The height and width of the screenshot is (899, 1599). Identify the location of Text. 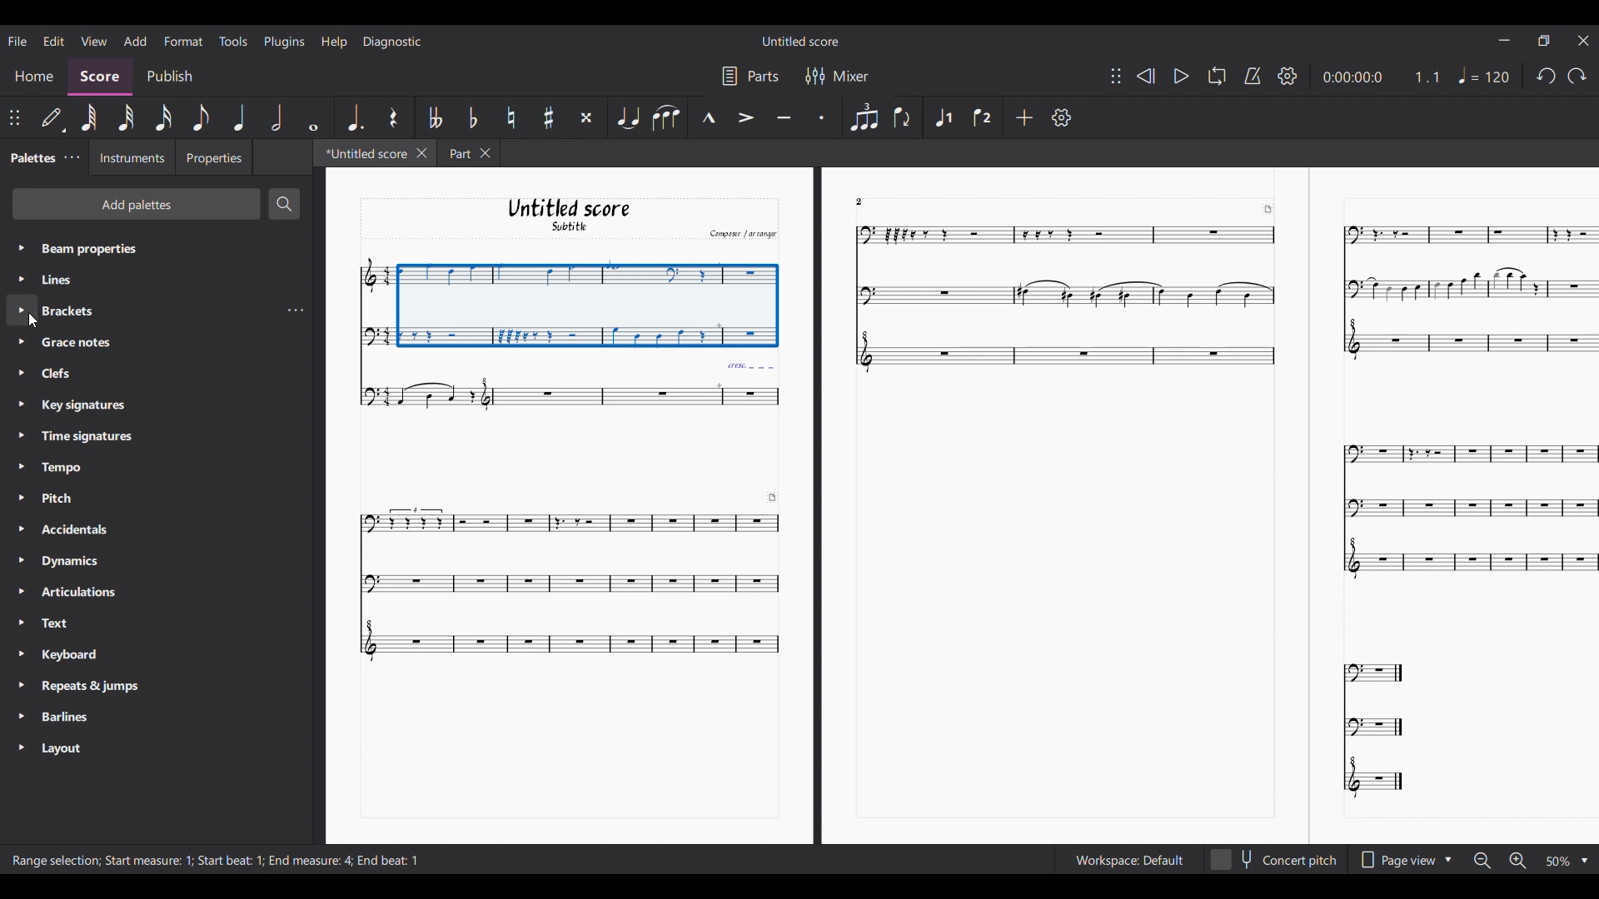
(77, 623).